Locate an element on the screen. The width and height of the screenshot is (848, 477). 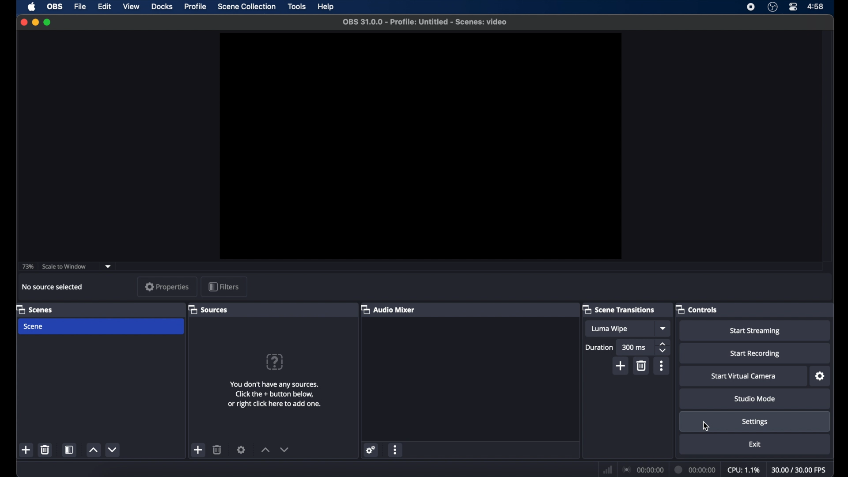
view is located at coordinates (132, 7).